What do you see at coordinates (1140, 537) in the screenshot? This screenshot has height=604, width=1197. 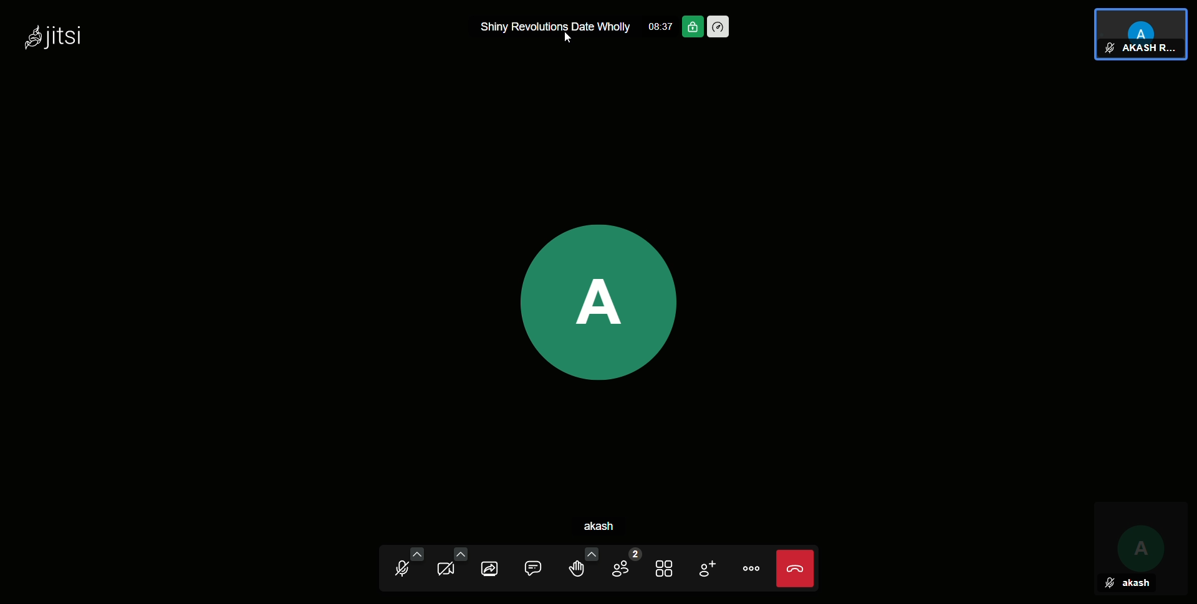 I see `iNITIAL` at bounding box center [1140, 537].